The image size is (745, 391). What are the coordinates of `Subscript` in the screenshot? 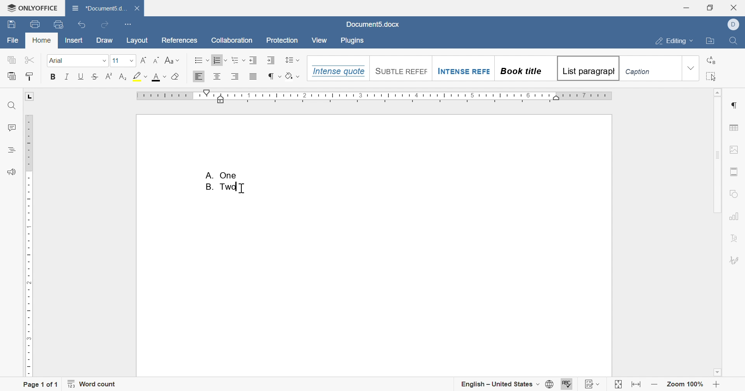 It's located at (122, 76).